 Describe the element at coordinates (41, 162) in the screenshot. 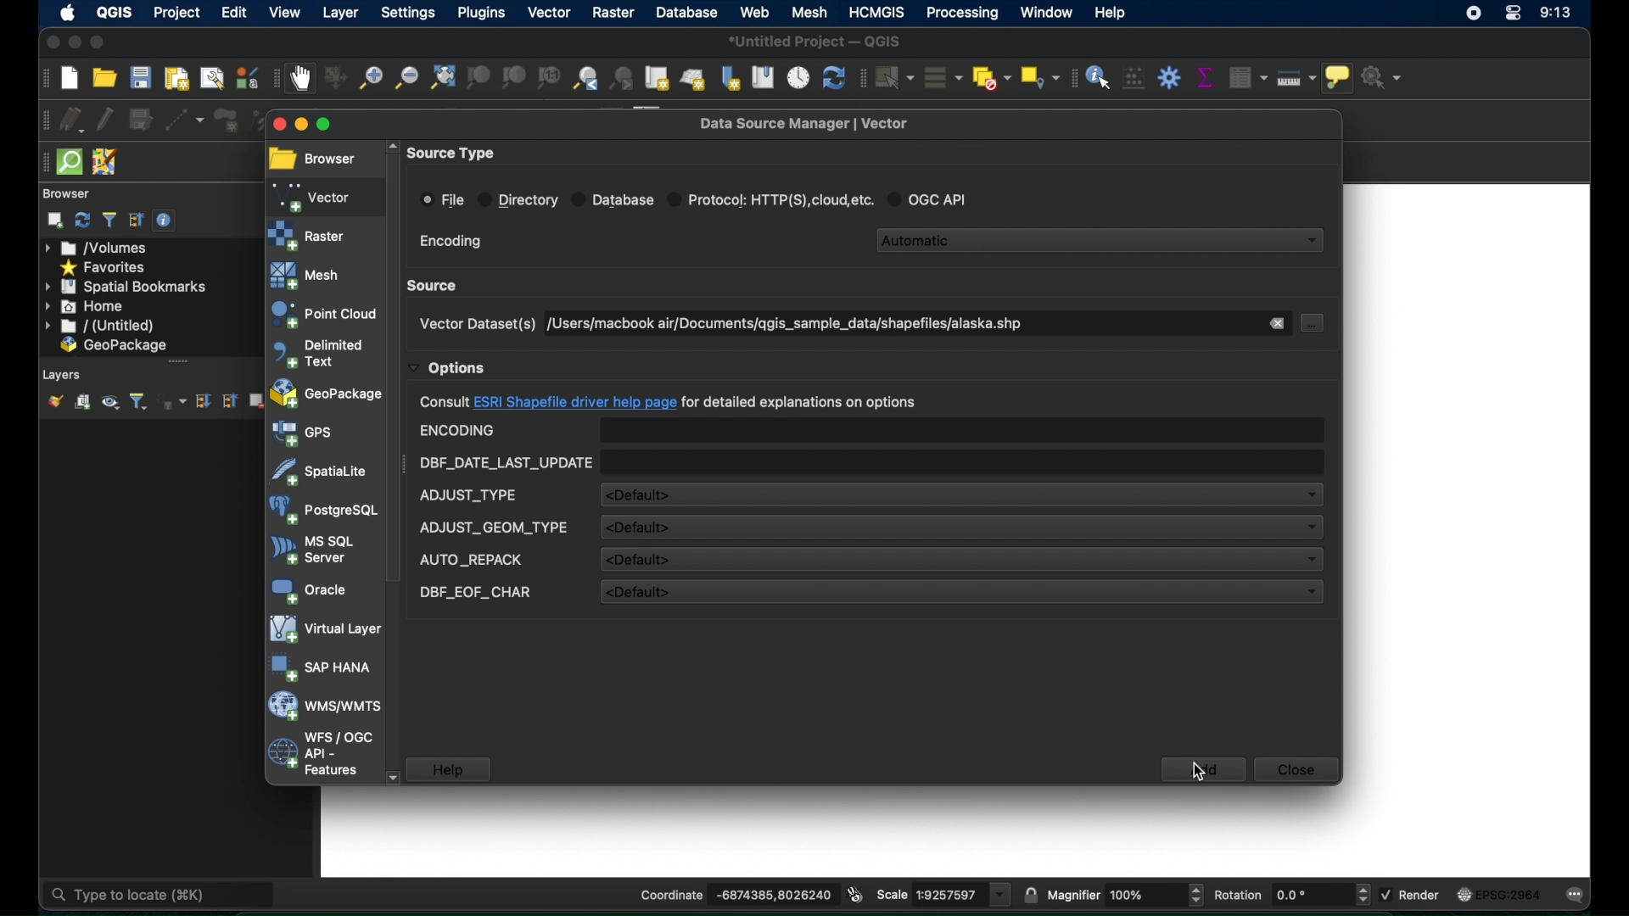

I see `drag handle` at that location.